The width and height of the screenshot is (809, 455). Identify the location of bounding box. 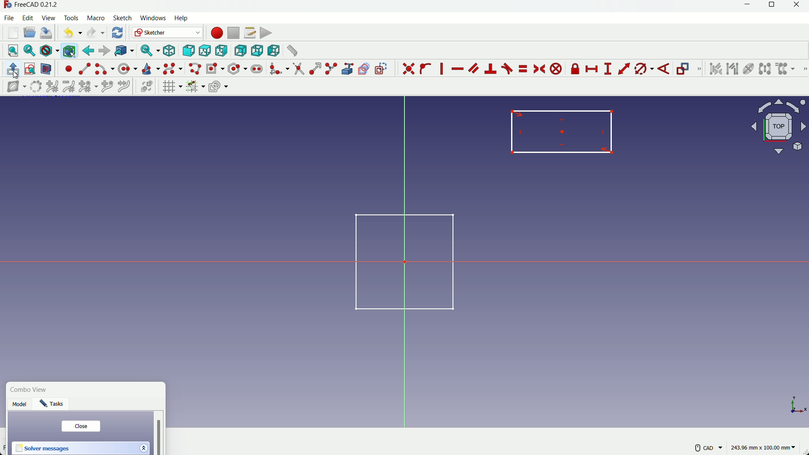
(69, 51).